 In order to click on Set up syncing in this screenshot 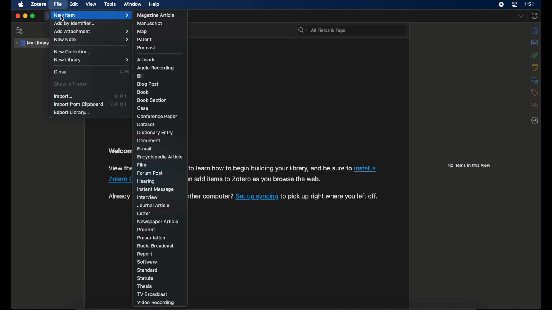, I will do `click(257, 196)`.